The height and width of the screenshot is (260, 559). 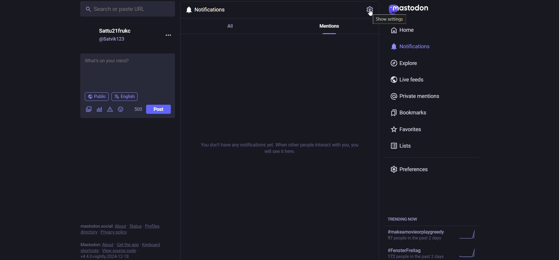 I want to click on All, so click(x=230, y=26).